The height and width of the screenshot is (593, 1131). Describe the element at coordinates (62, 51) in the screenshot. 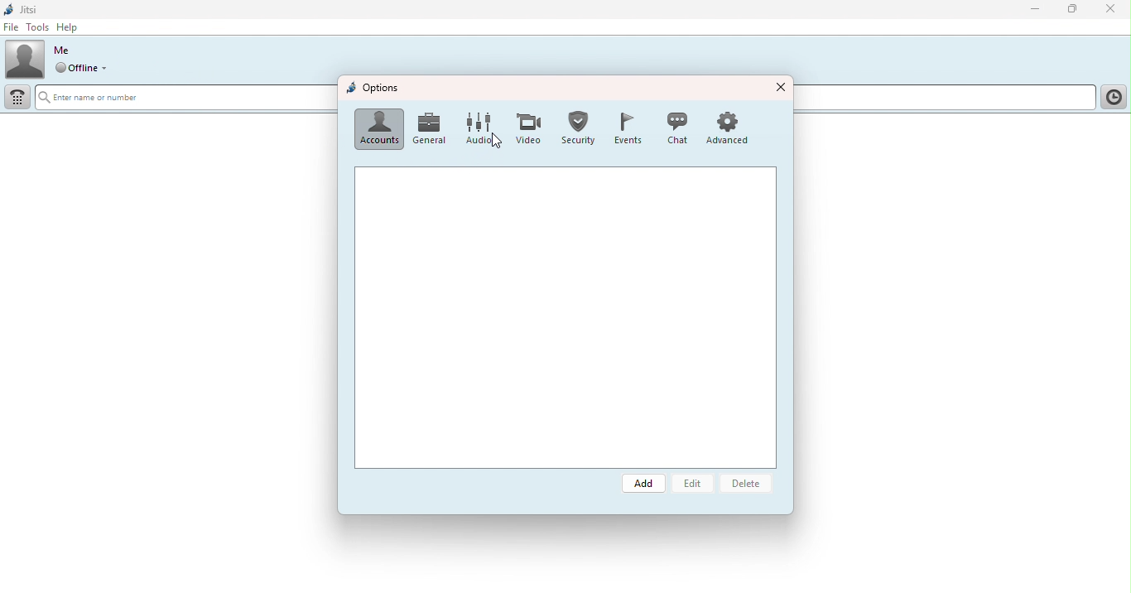

I see `Me` at that location.